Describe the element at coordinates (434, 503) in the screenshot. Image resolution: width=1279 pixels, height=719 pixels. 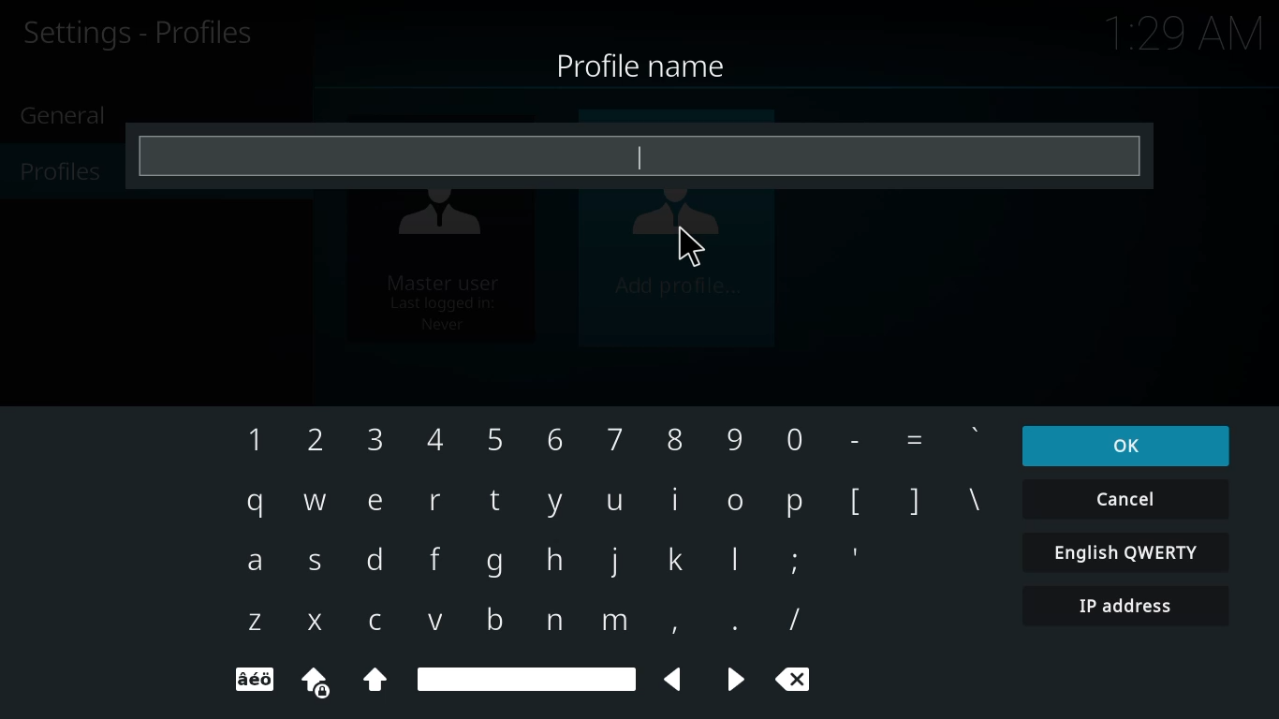
I see `r` at that location.